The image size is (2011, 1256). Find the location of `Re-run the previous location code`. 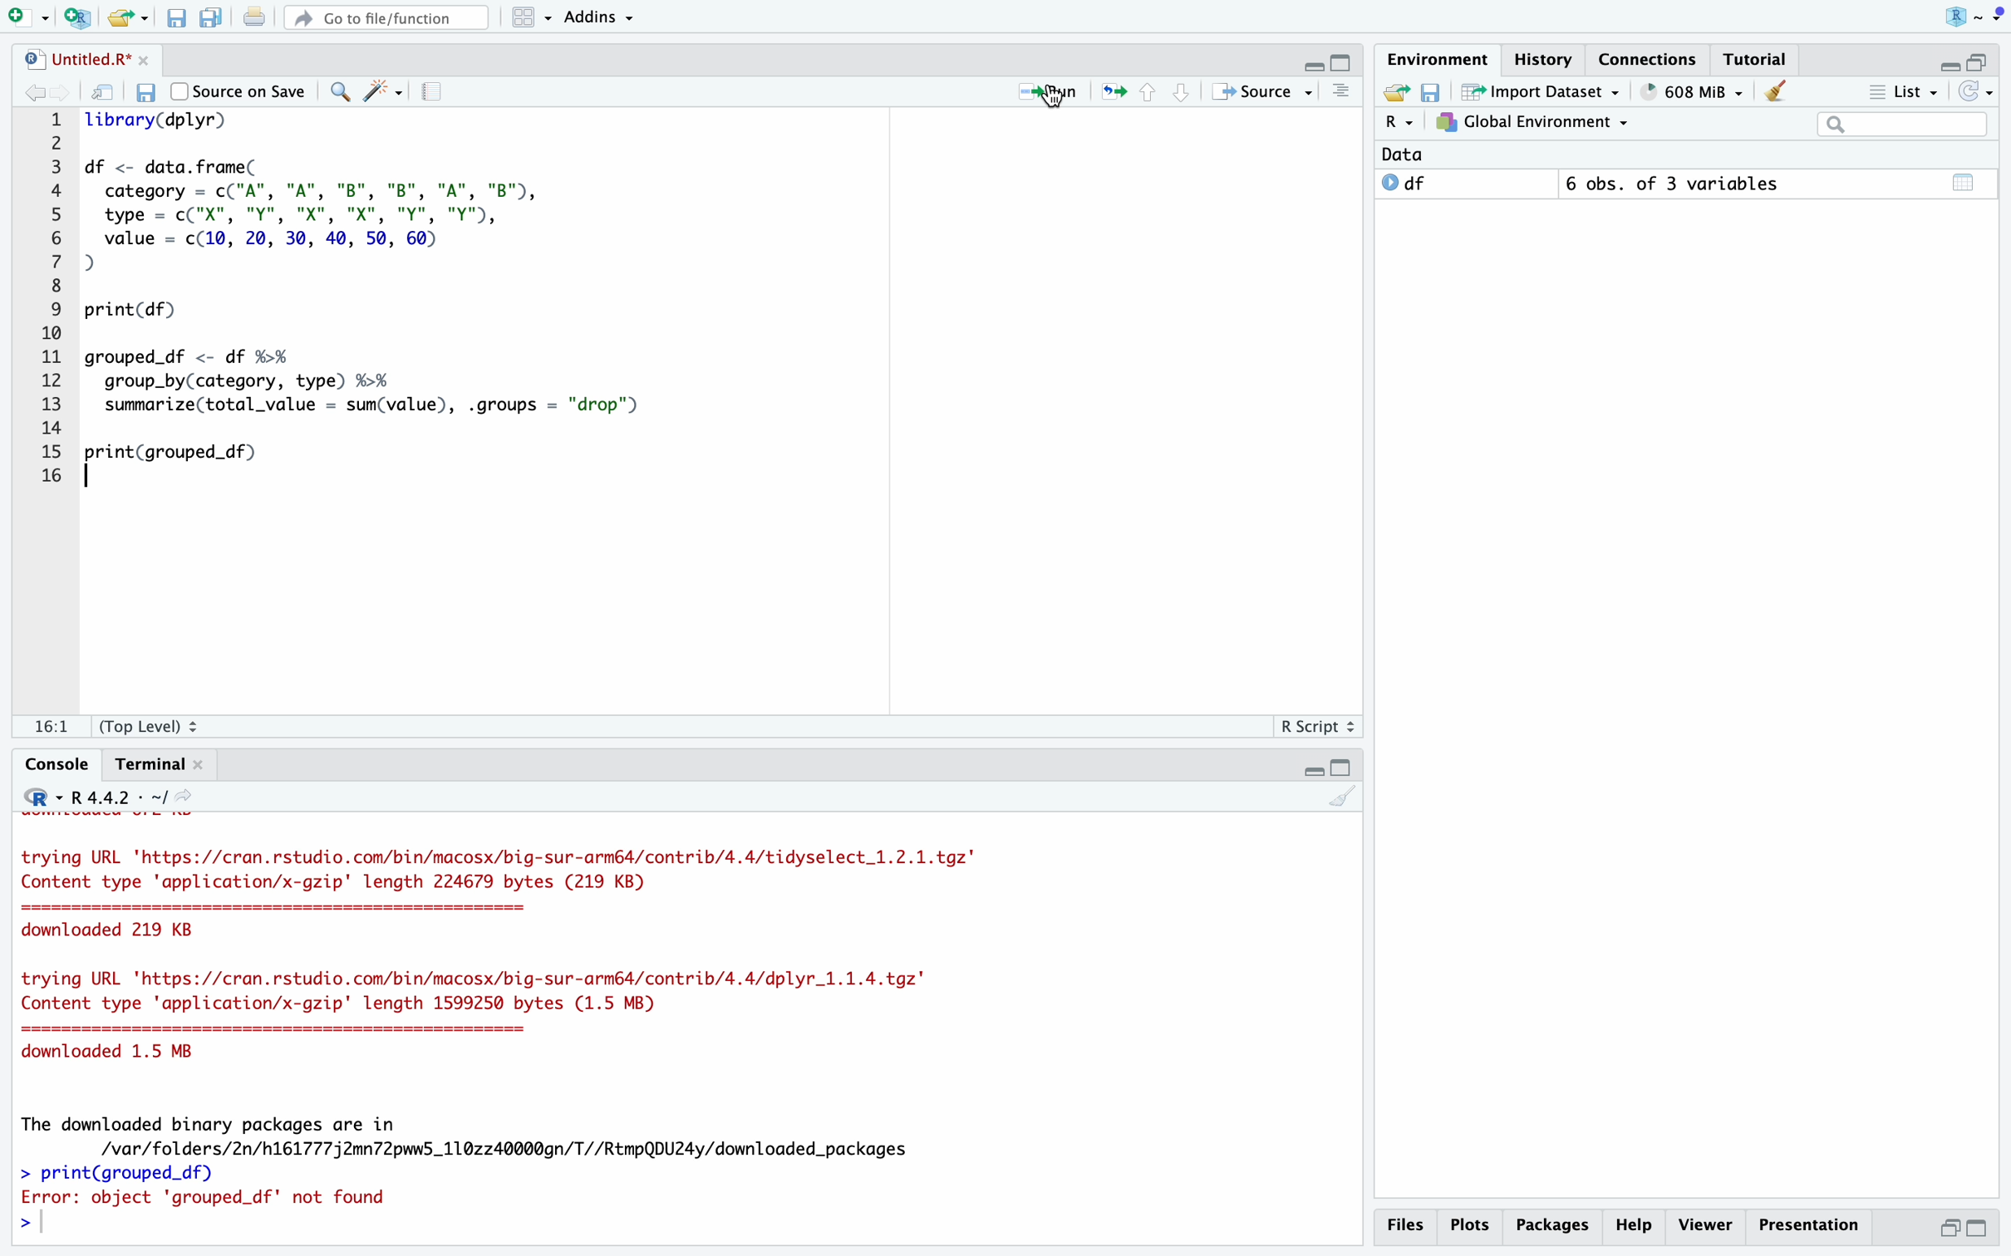

Re-run the previous location code is located at coordinates (1113, 91).